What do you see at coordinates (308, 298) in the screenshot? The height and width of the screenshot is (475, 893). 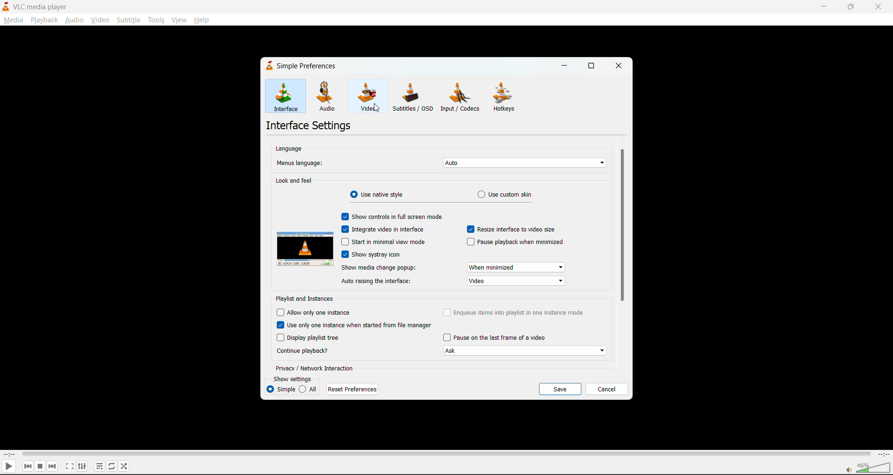 I see `playlist and instances ` at bounding box center [308, 298].